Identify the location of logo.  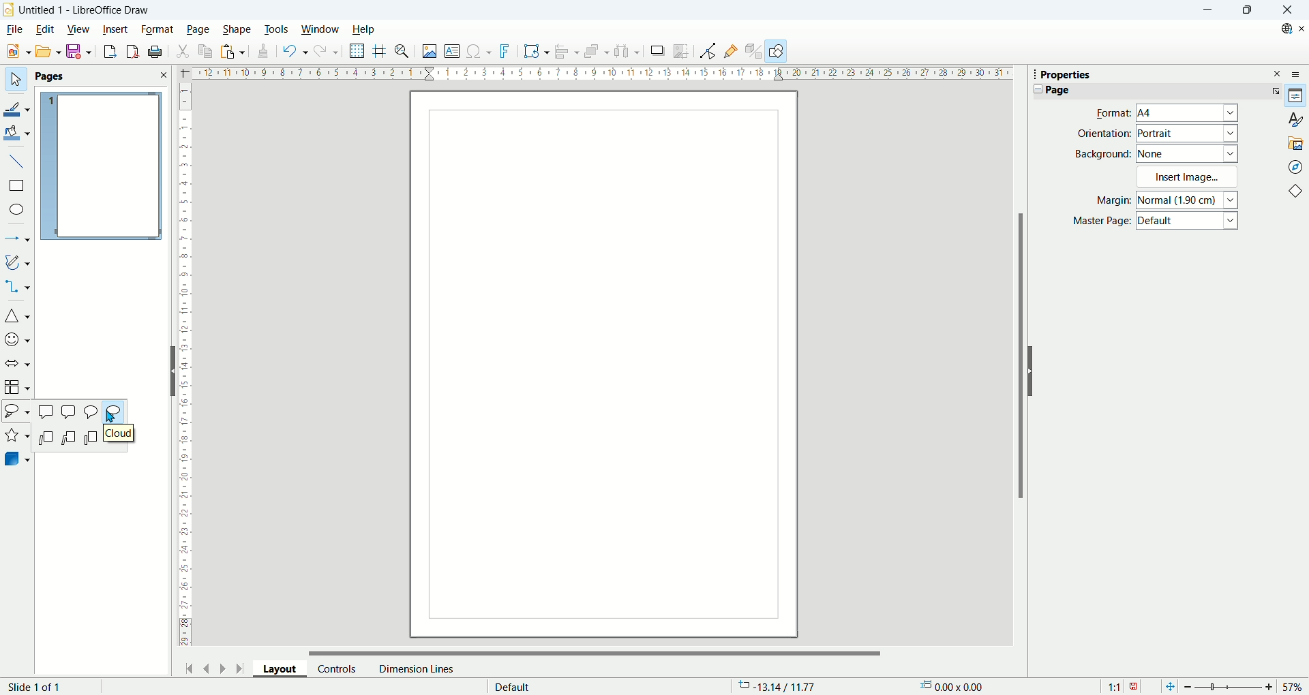
(9, 9).